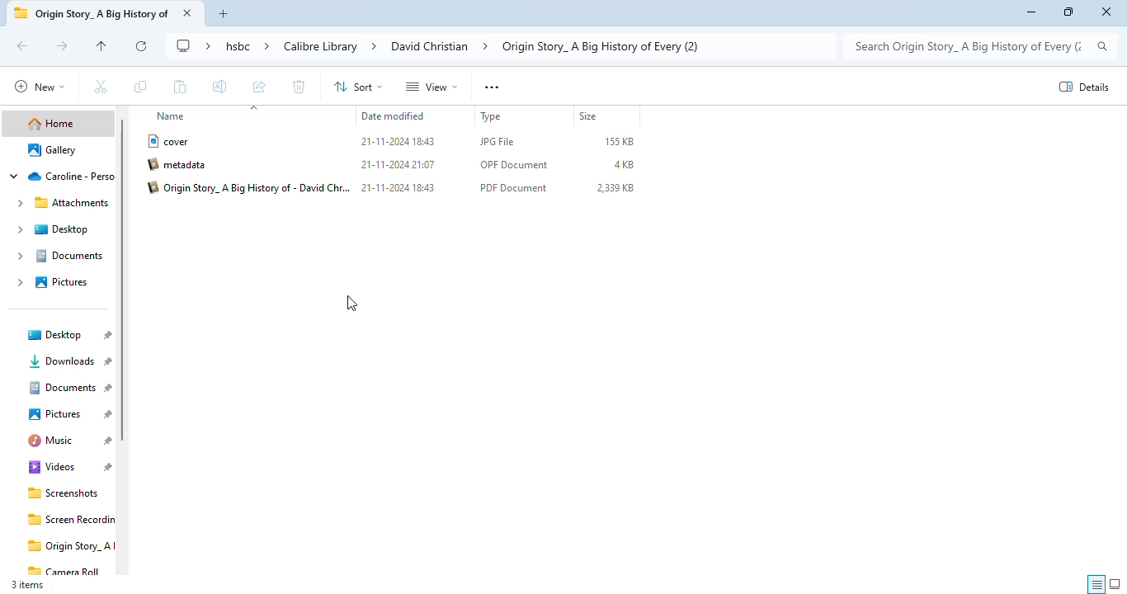 This screenshot has height=594, width=1127. What do you see at coordinates (181, 87) in the screenshot?
I see `paste` at bounding box center [181, 87].